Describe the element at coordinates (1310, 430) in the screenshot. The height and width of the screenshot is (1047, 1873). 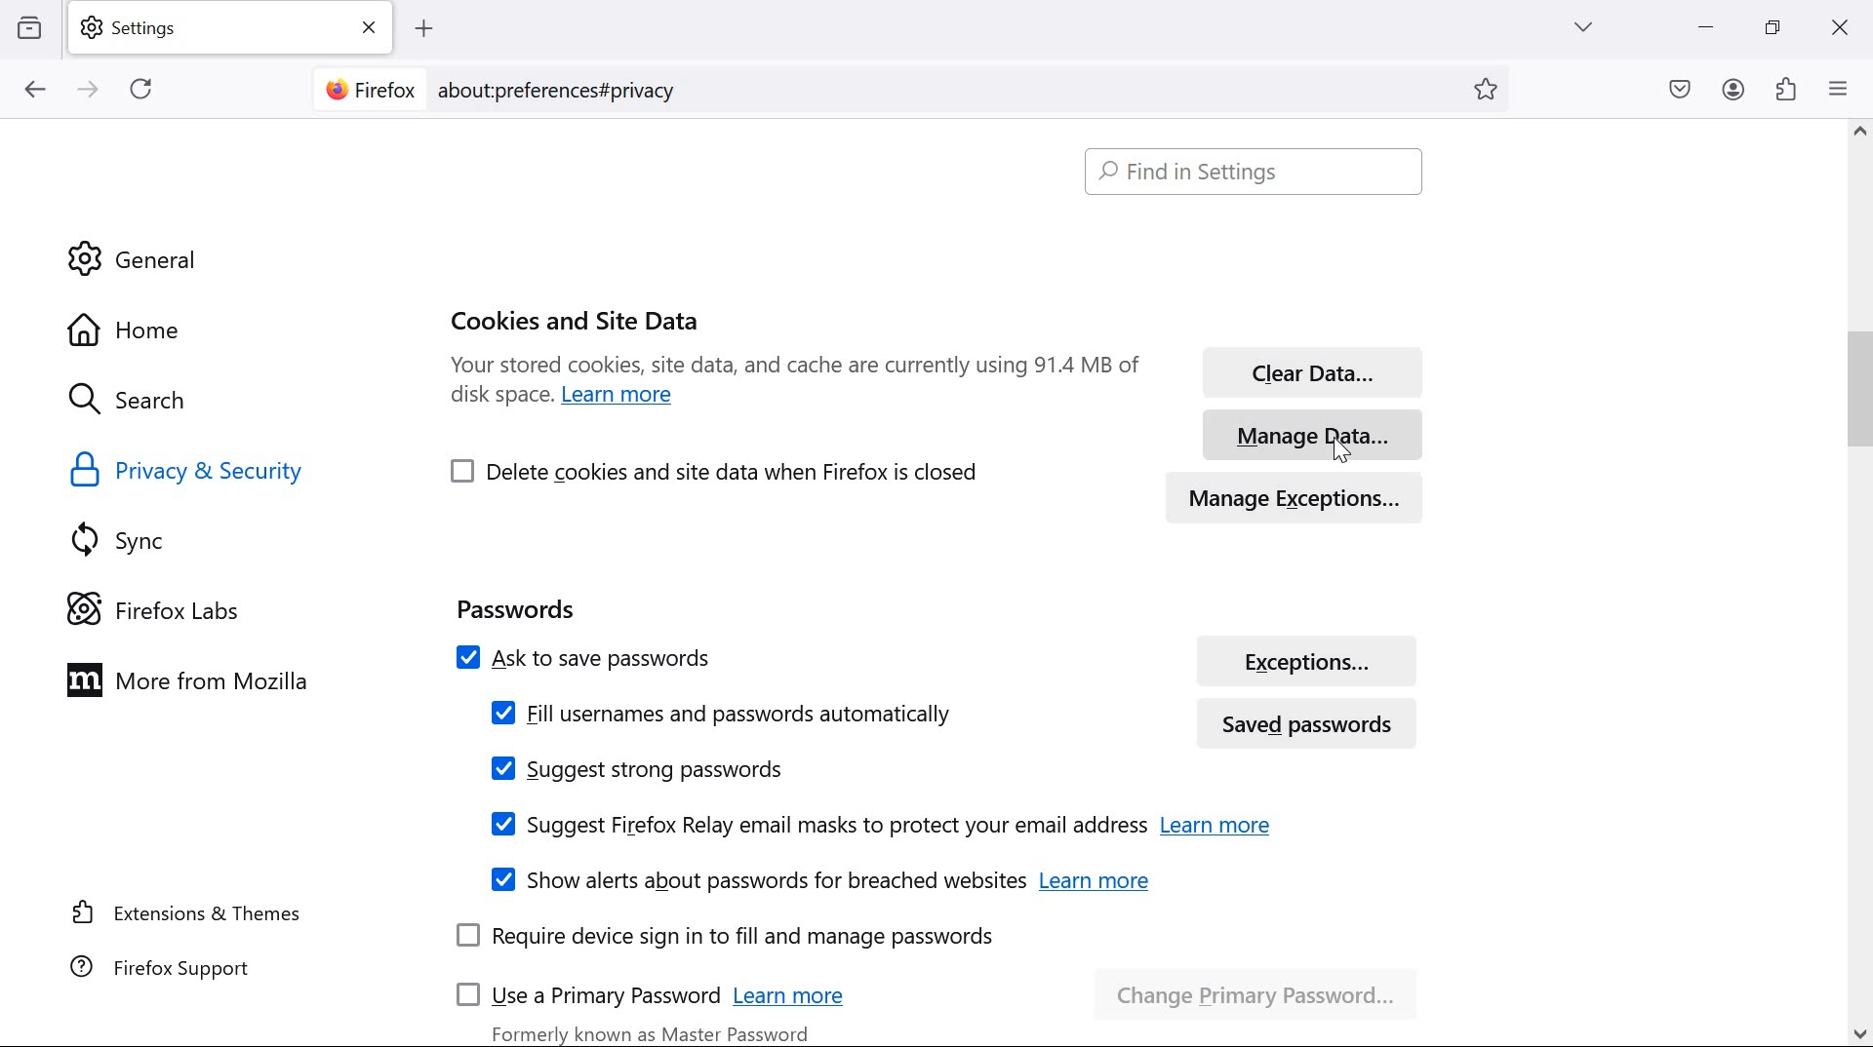
I see `Manage Data...` at that location.